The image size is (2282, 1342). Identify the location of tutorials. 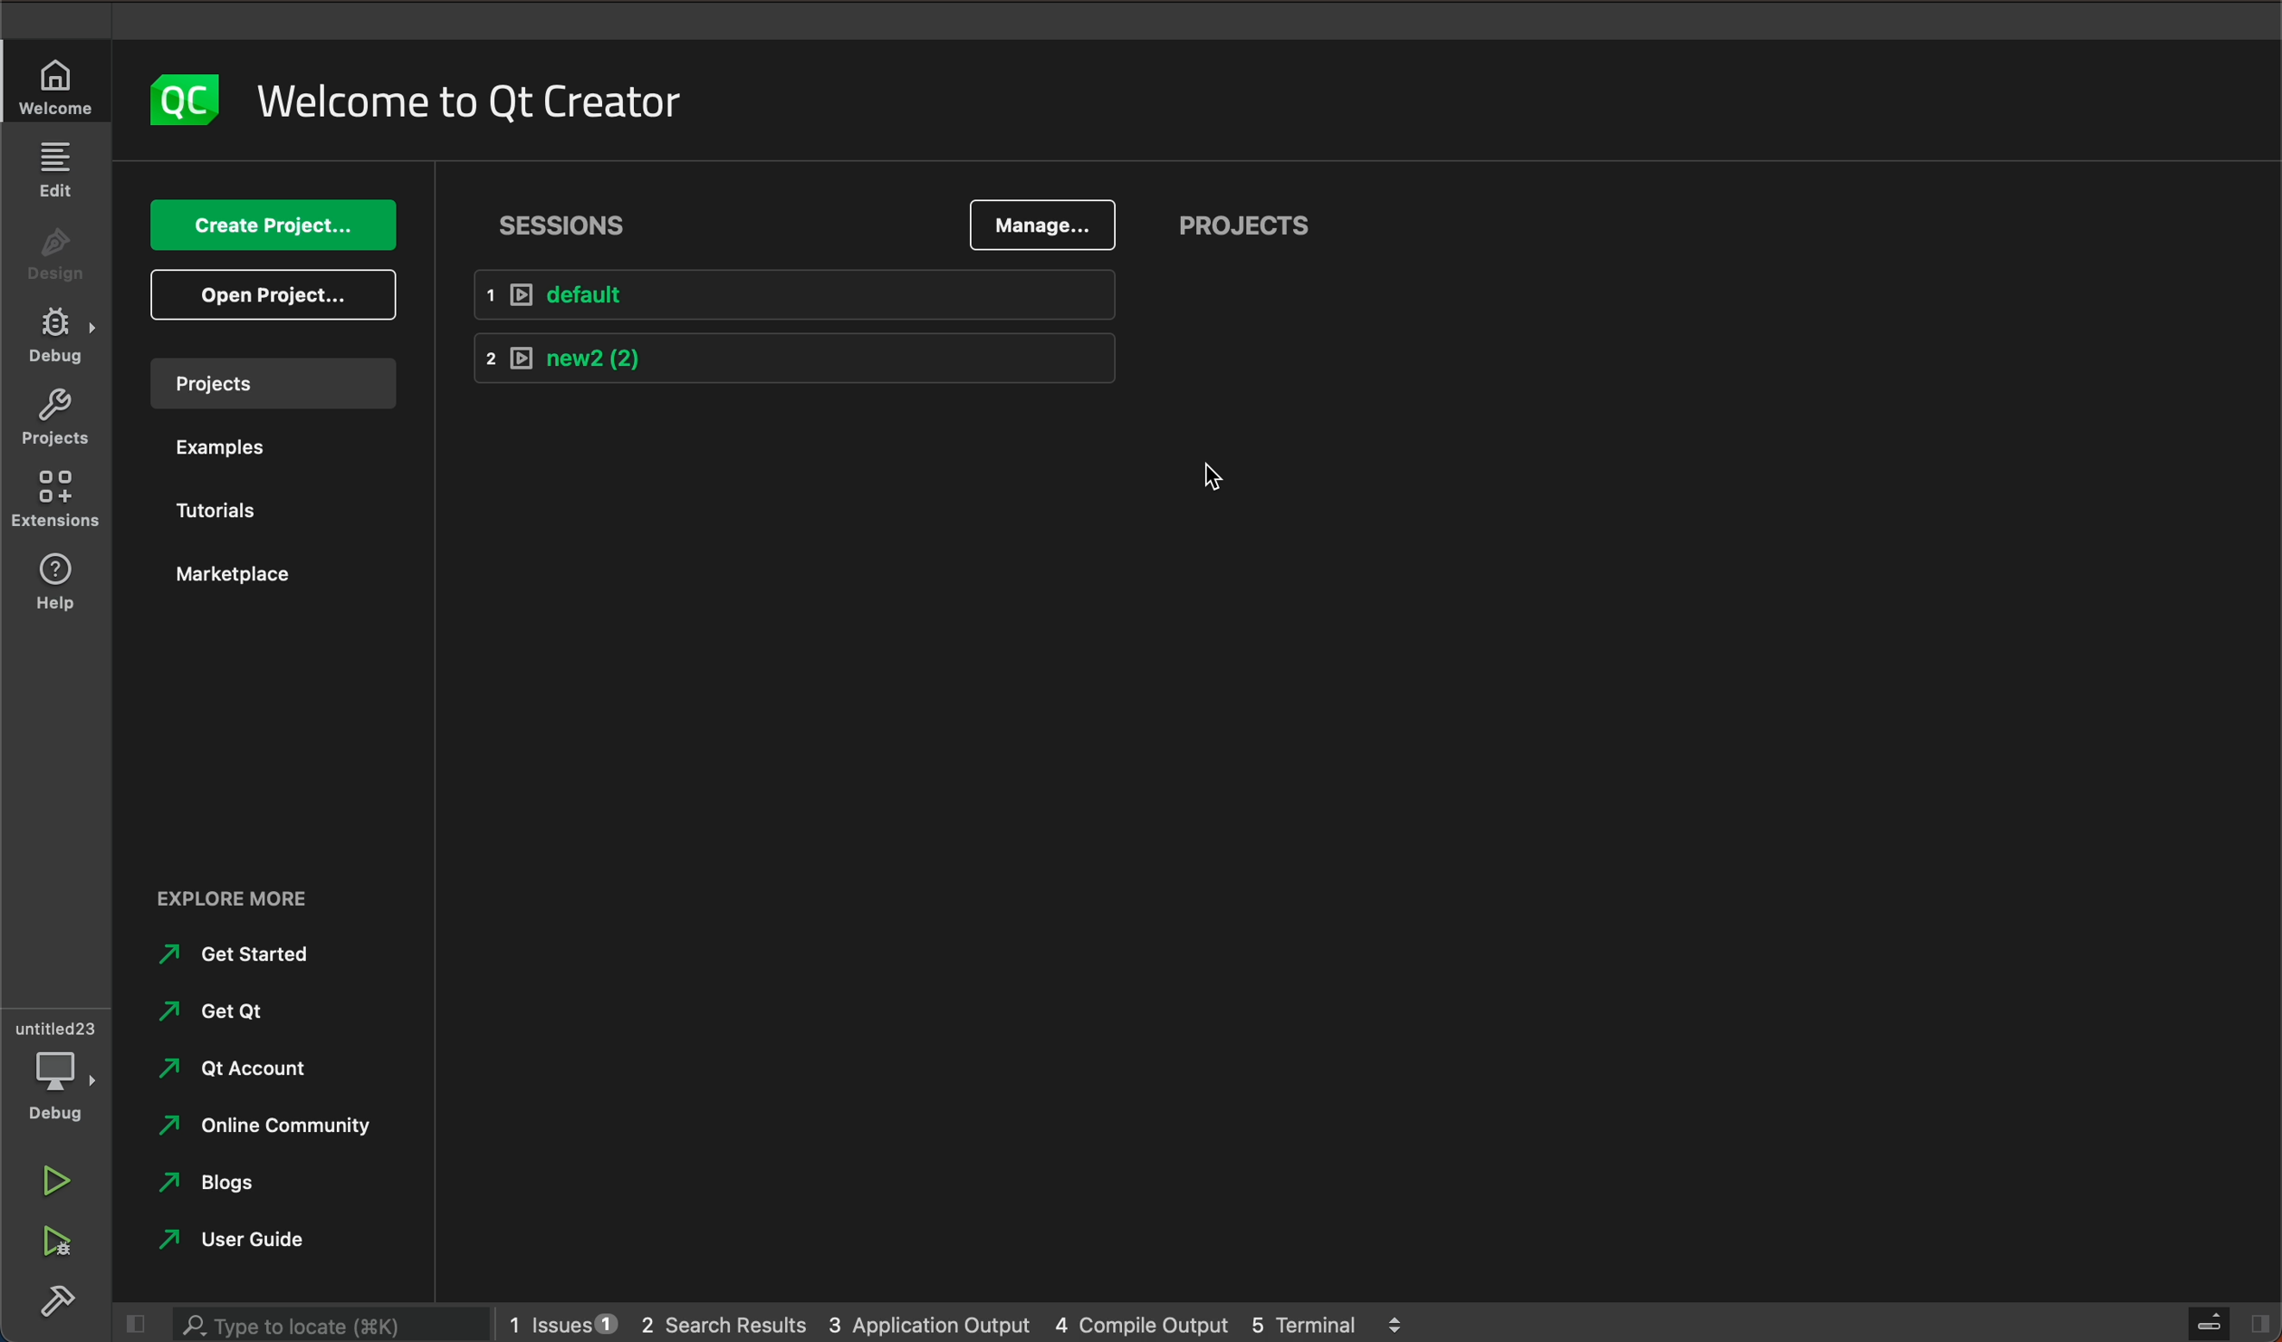
(253, 511).